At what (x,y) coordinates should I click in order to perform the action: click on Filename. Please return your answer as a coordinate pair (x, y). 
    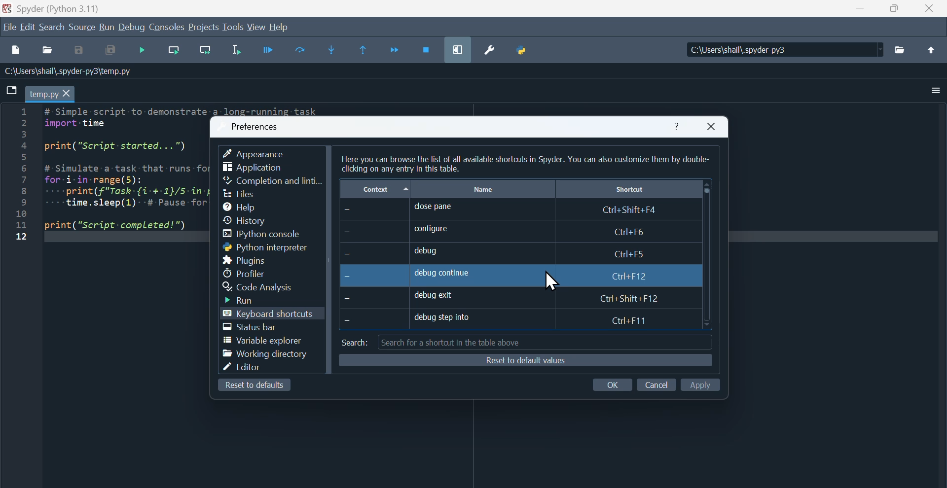
    Looking at the image, I should click on (52, 94).